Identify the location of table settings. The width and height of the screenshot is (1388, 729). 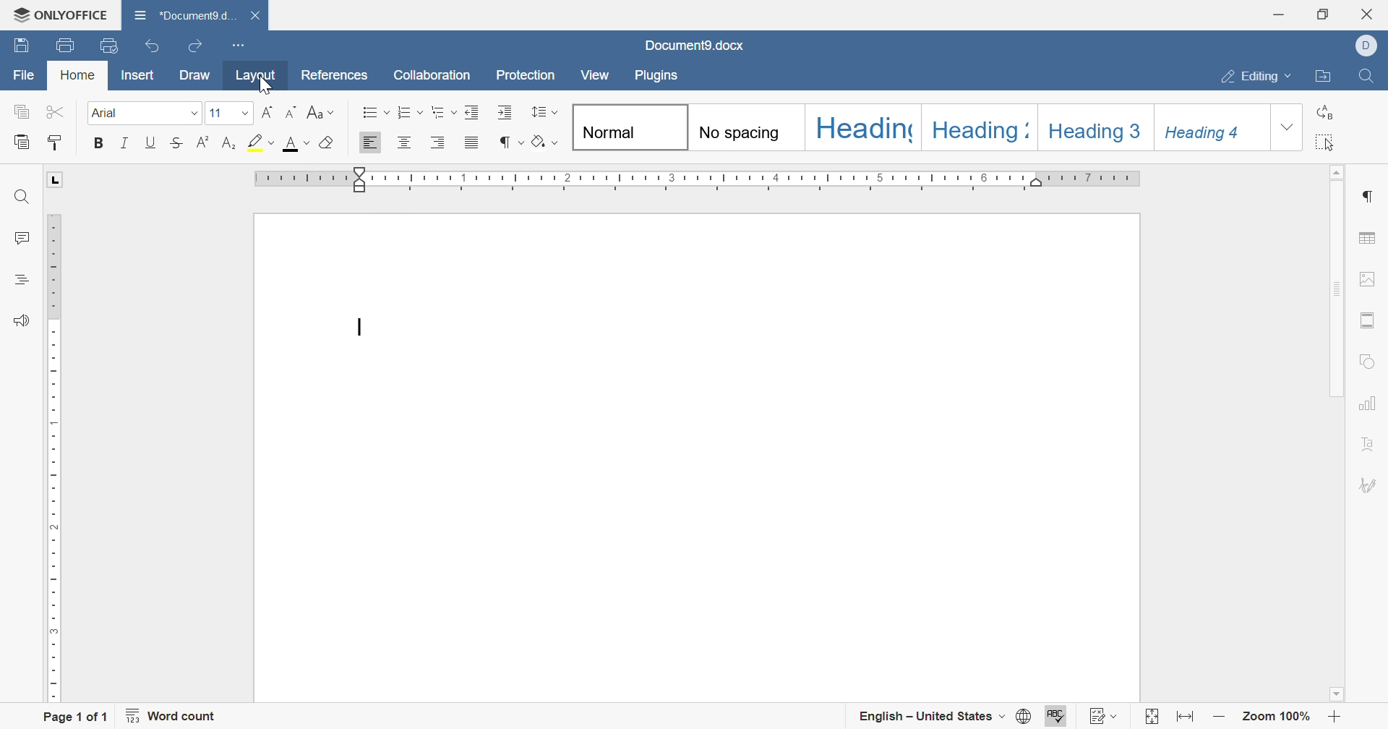
(1367, 239).